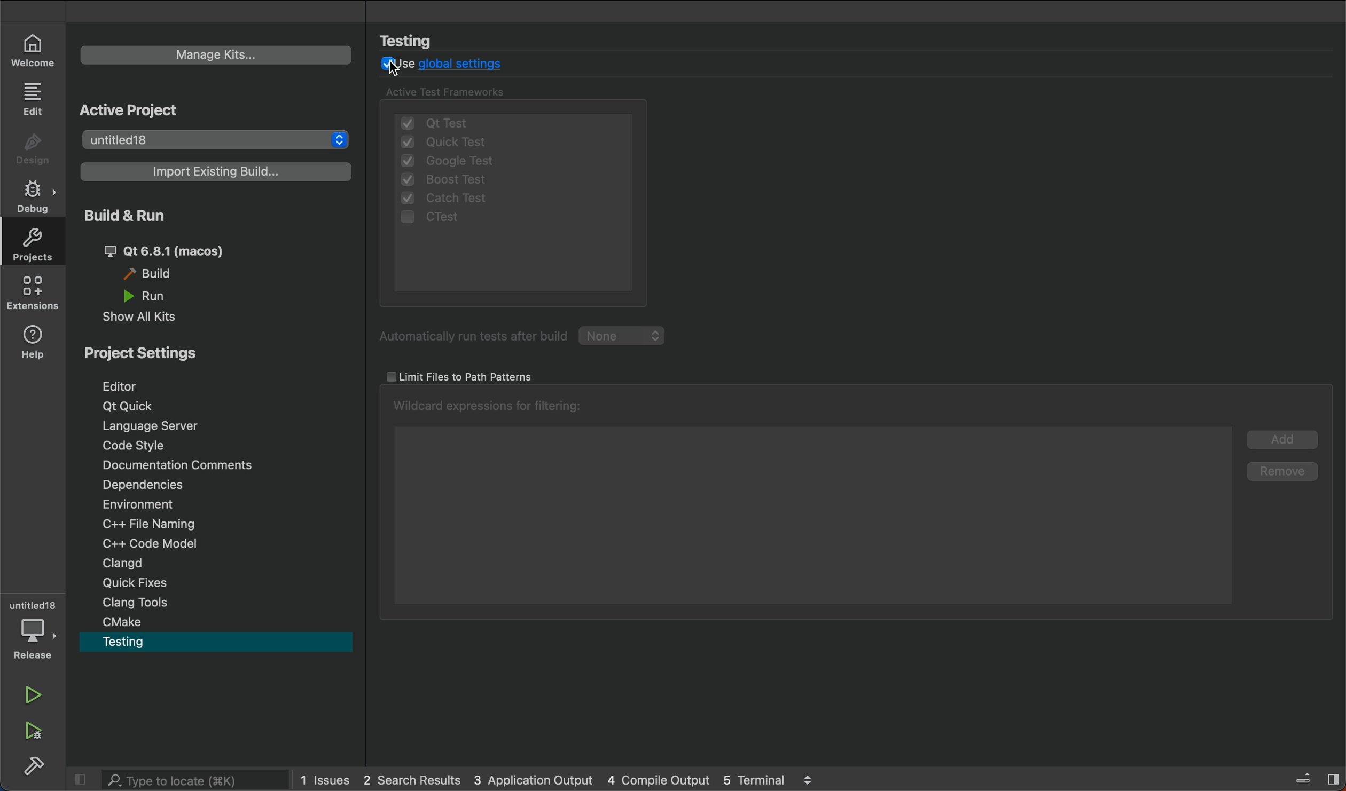 Image resolution: width=1346 pixels, height=791 pixels. Describe the element at coordinates (216, 645) in the screenshot. I see `testing` at that location.